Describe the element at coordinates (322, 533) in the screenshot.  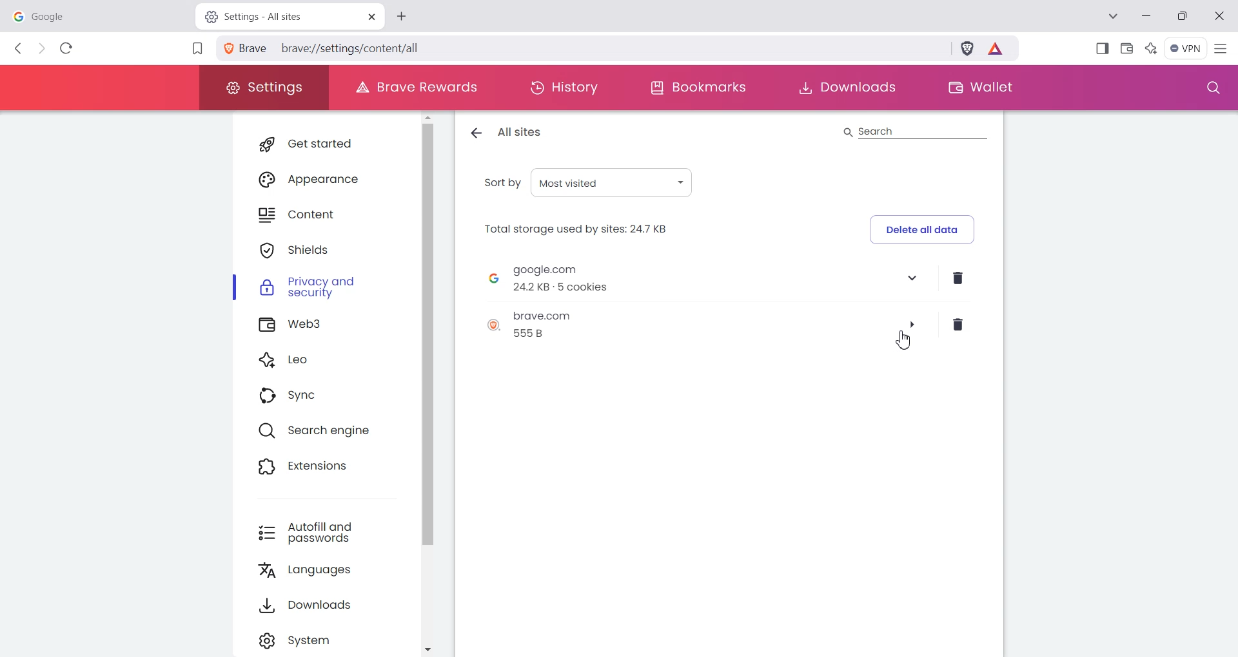
I see `Autofill and passwords` at that location.